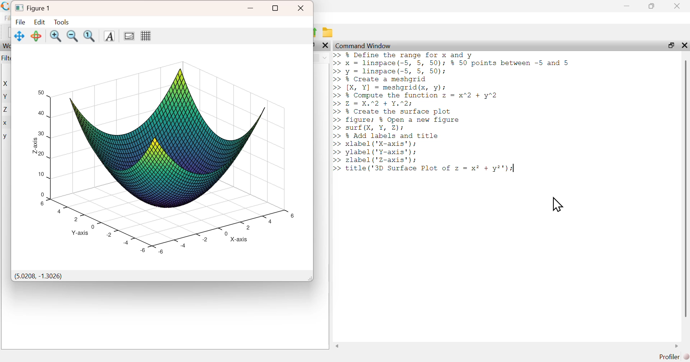 The height and width of the screenshot is (362, 690). Describe the element at coordinates (6, 96) in the screenshot. I see `Y` at that location.